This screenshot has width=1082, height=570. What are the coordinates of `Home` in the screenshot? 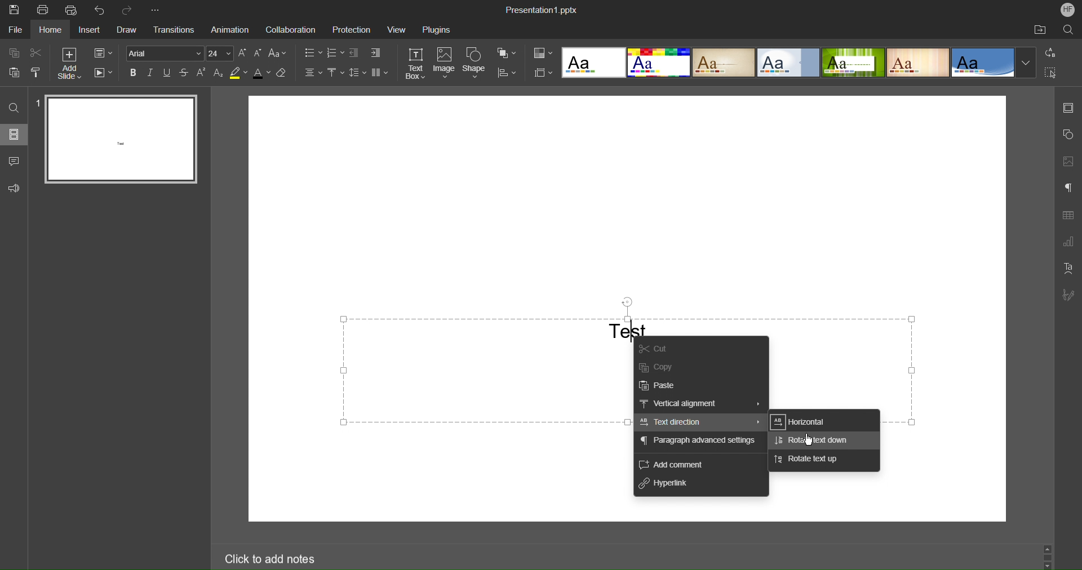 It's located at (51, 30).